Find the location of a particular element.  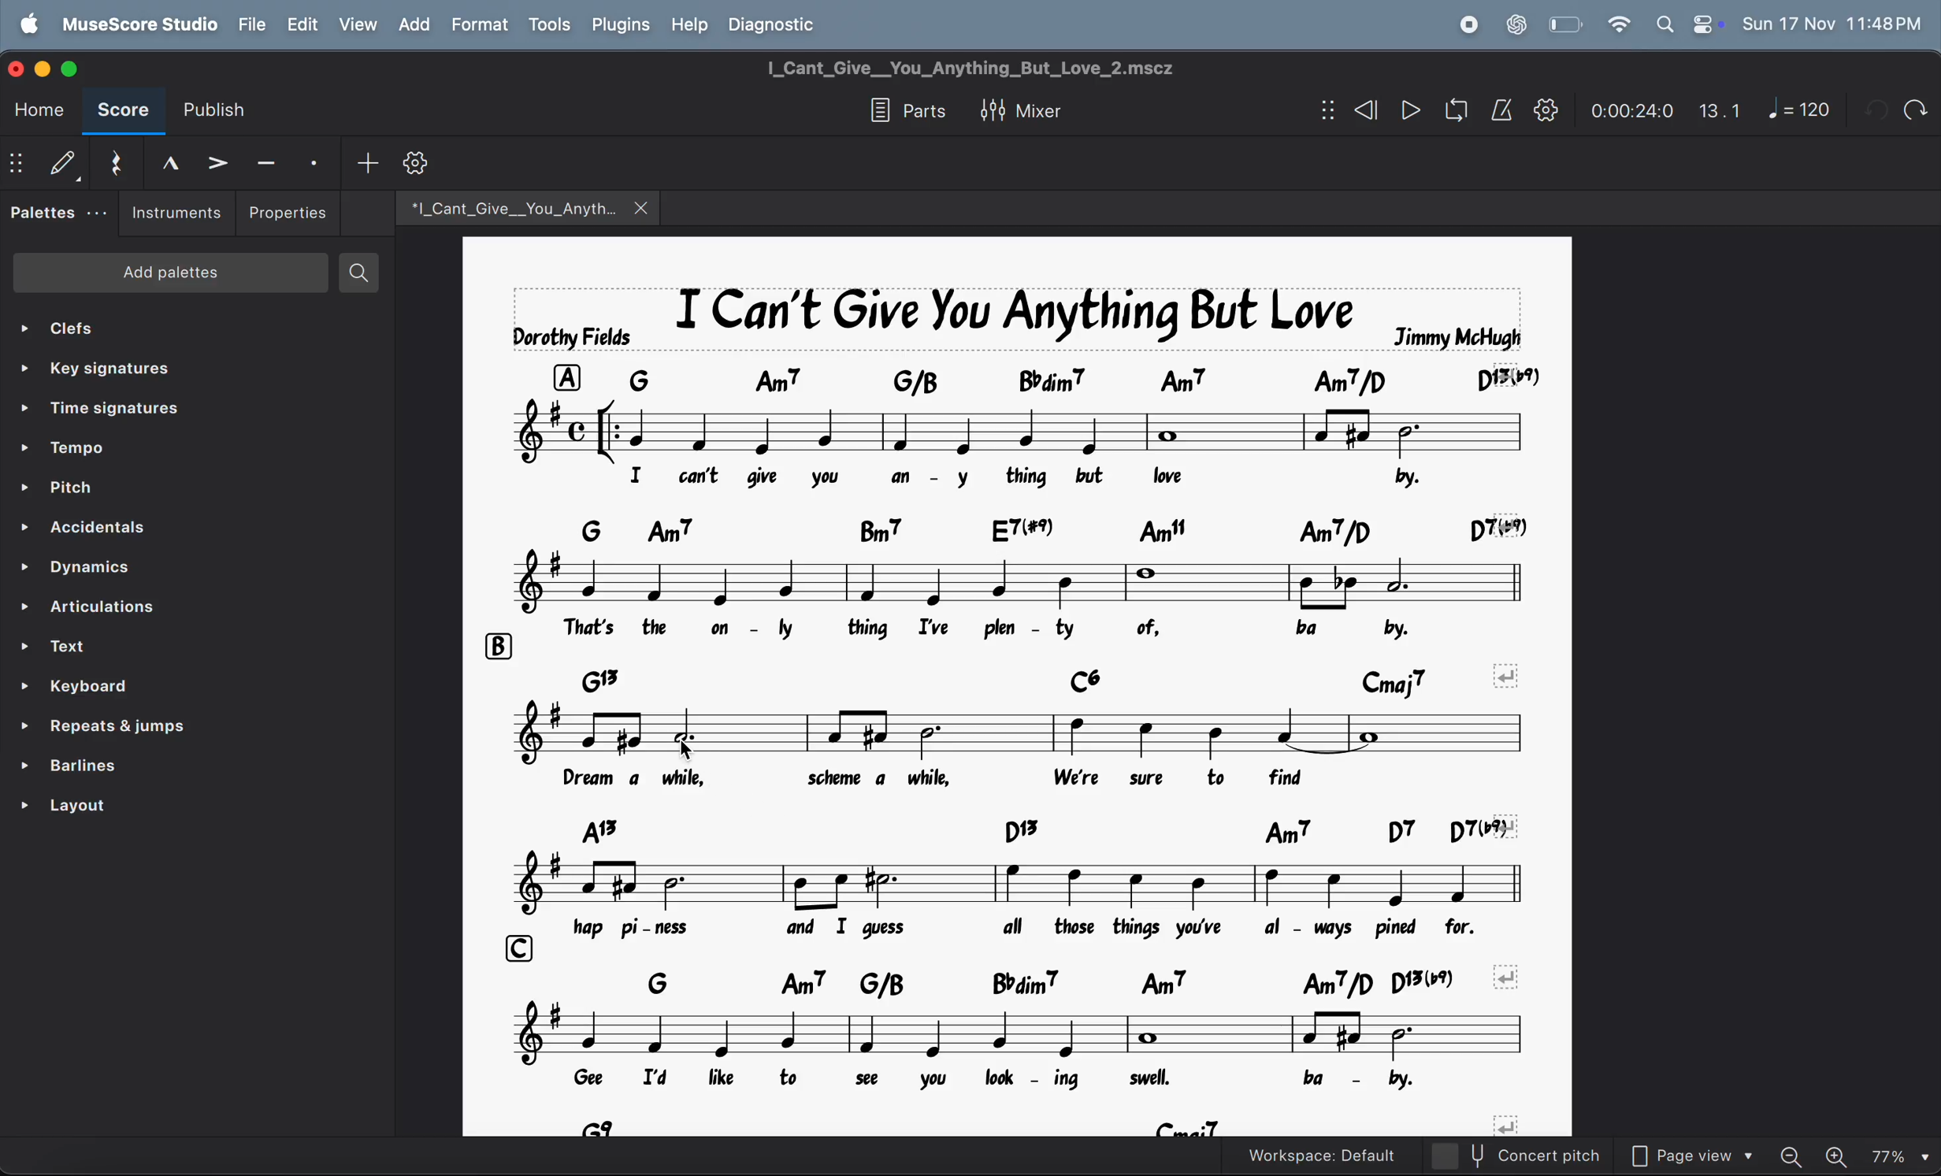

publish is located at coordinates (224, 105).